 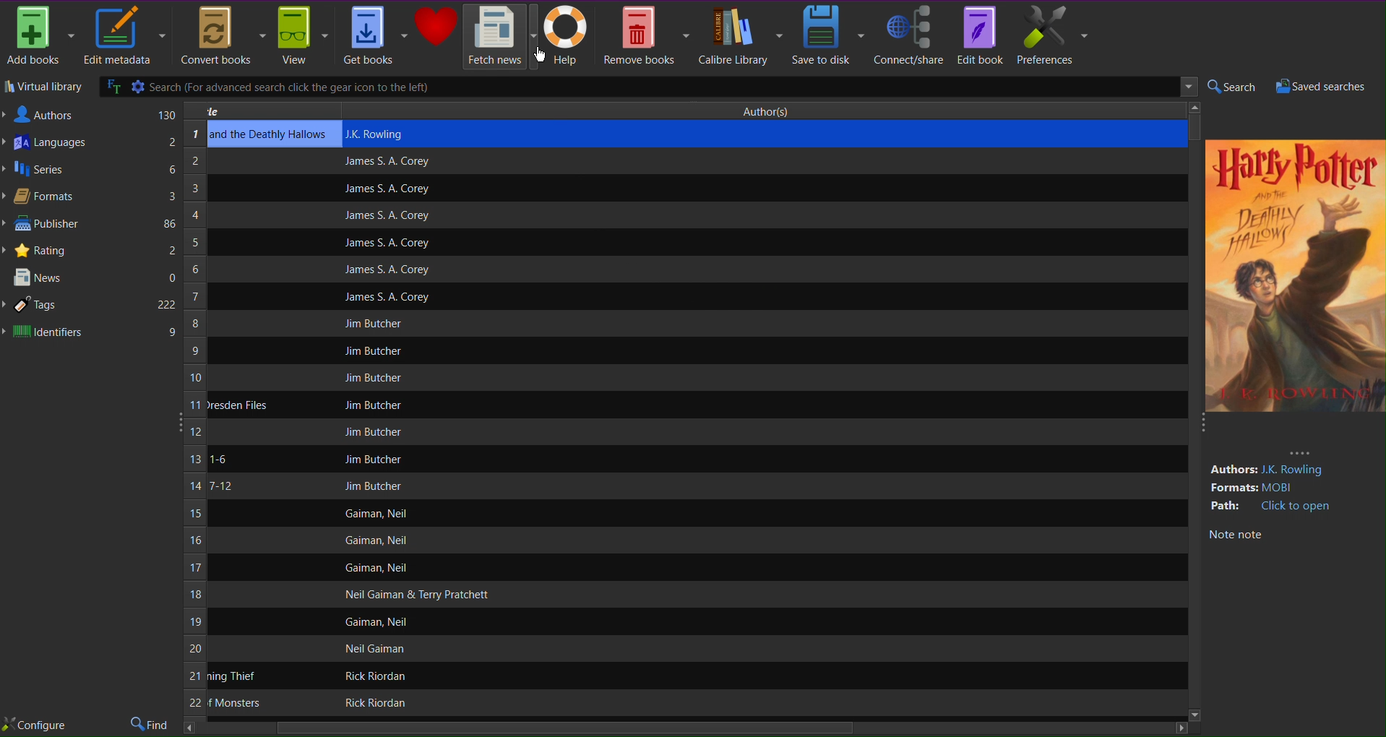 I want to click on harry potter, so click(x=1293, y=166).